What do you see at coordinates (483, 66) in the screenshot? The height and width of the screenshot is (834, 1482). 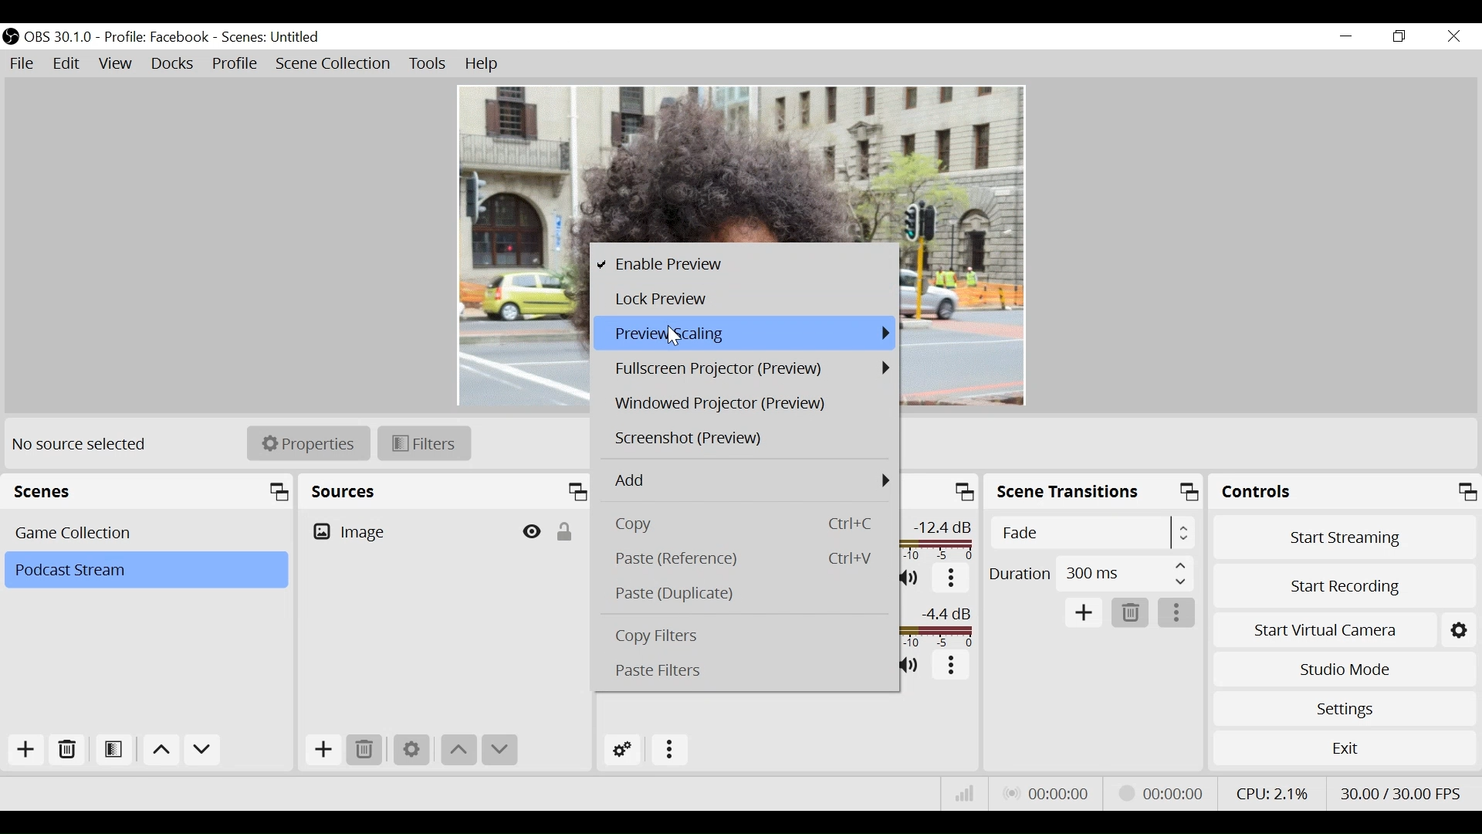 I see `Help` at bounding box center [483, 66].